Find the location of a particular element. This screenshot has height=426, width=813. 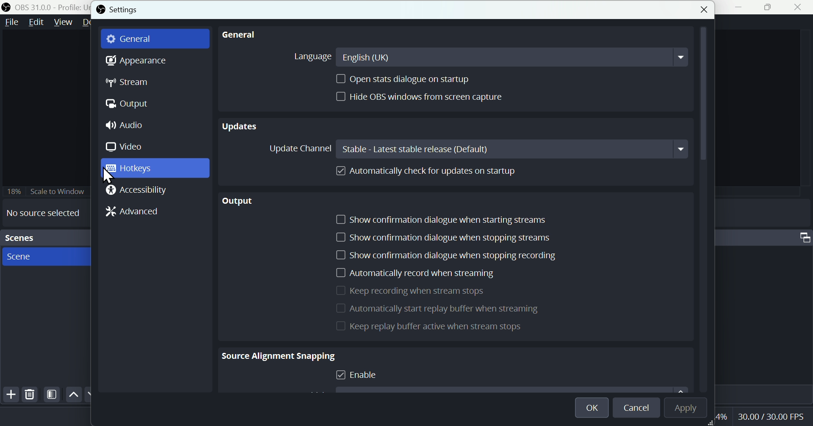

Performance bar paanchala is located at coordinates (772, 418).